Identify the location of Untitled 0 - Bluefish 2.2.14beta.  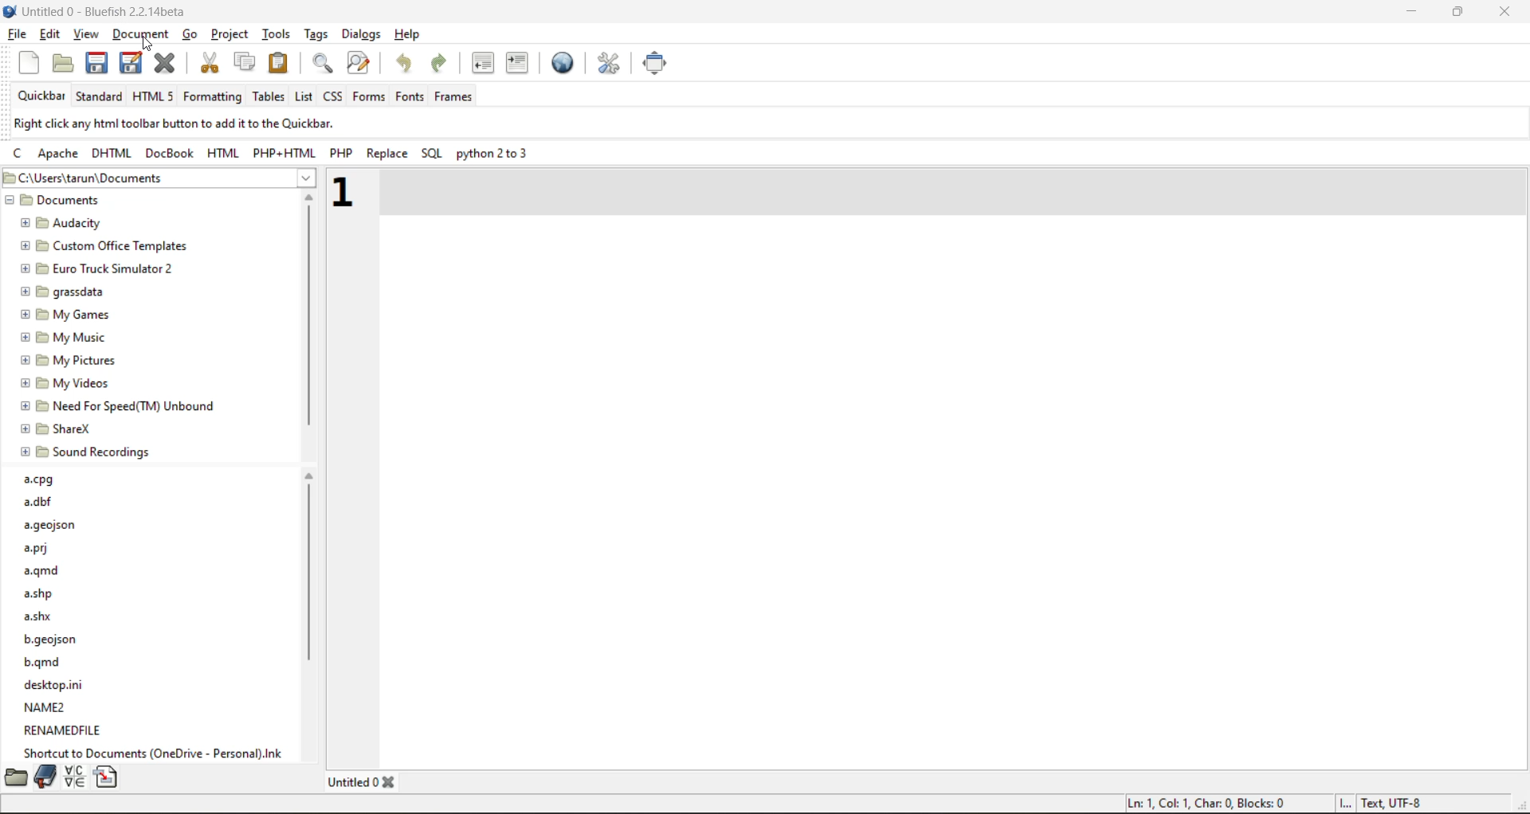
(99, 10).